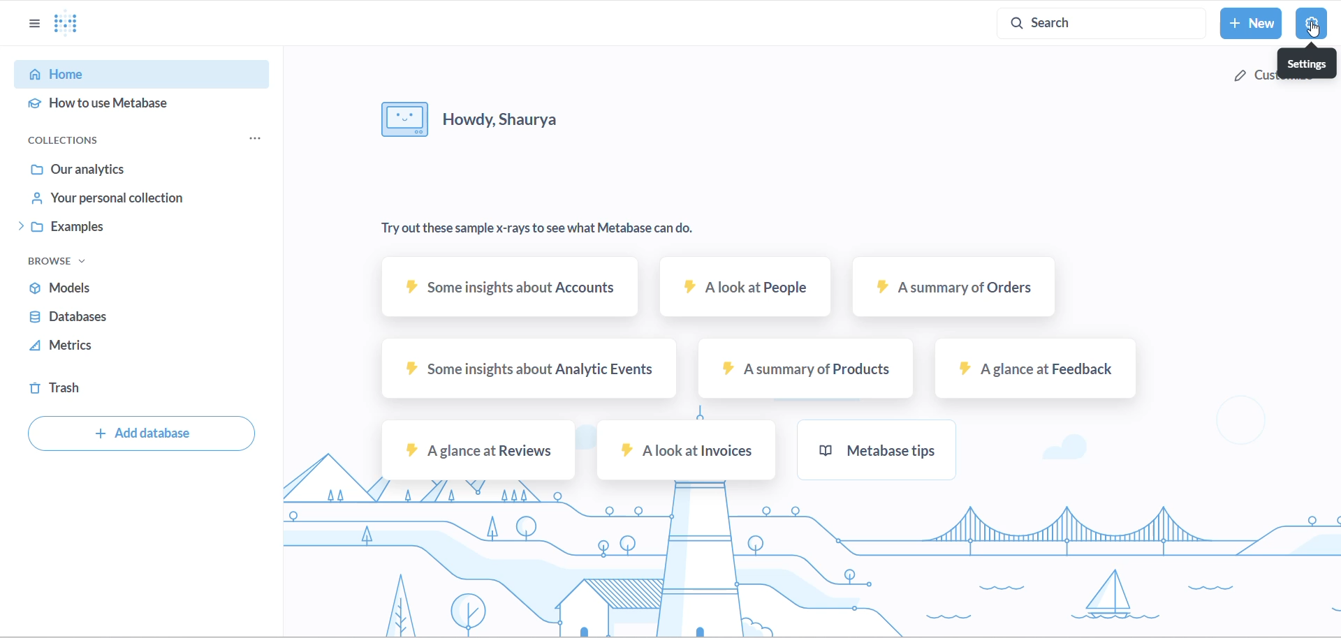 This screenshot has height=638, width=1341. What do you see at coordinates (958, 288) in the screenshot?
I see `A summary of orders sample` at bounding box center [958, 288].